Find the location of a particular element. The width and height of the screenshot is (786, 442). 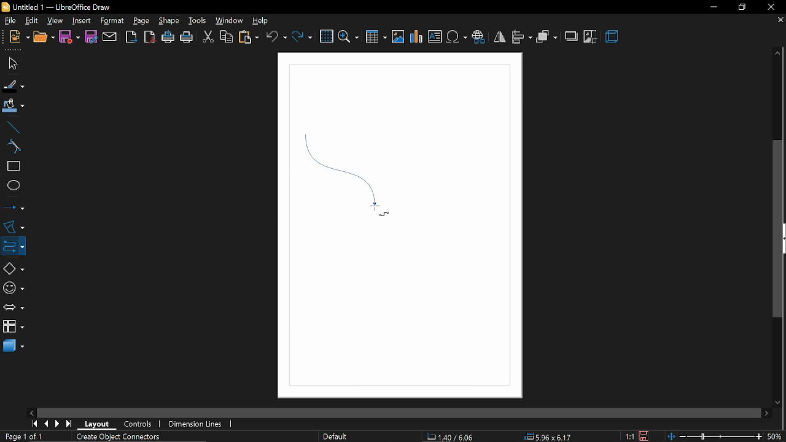

3d effect is located at coordinates (612, 38).